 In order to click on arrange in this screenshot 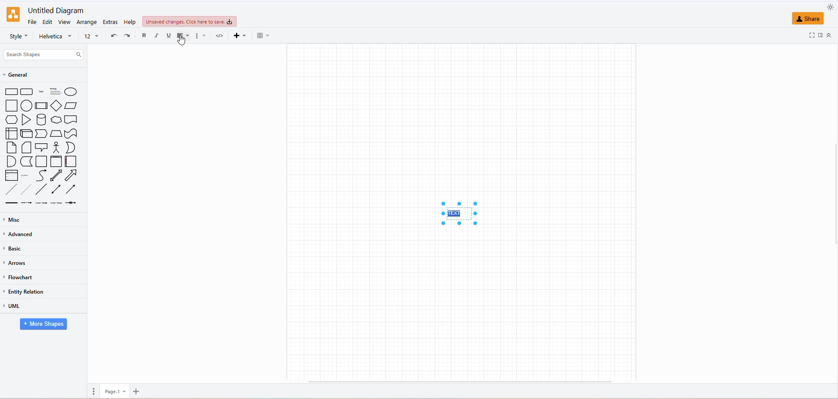, I will do `click(88, 22)`.